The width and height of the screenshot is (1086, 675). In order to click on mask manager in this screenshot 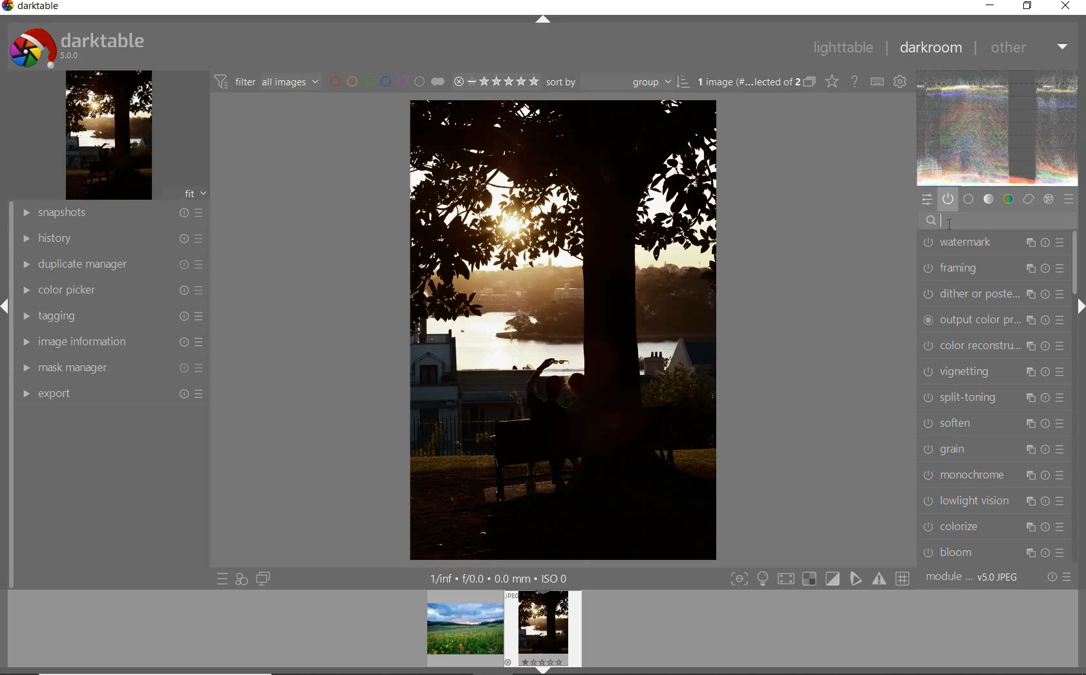, I will do `click(111, 370)`.